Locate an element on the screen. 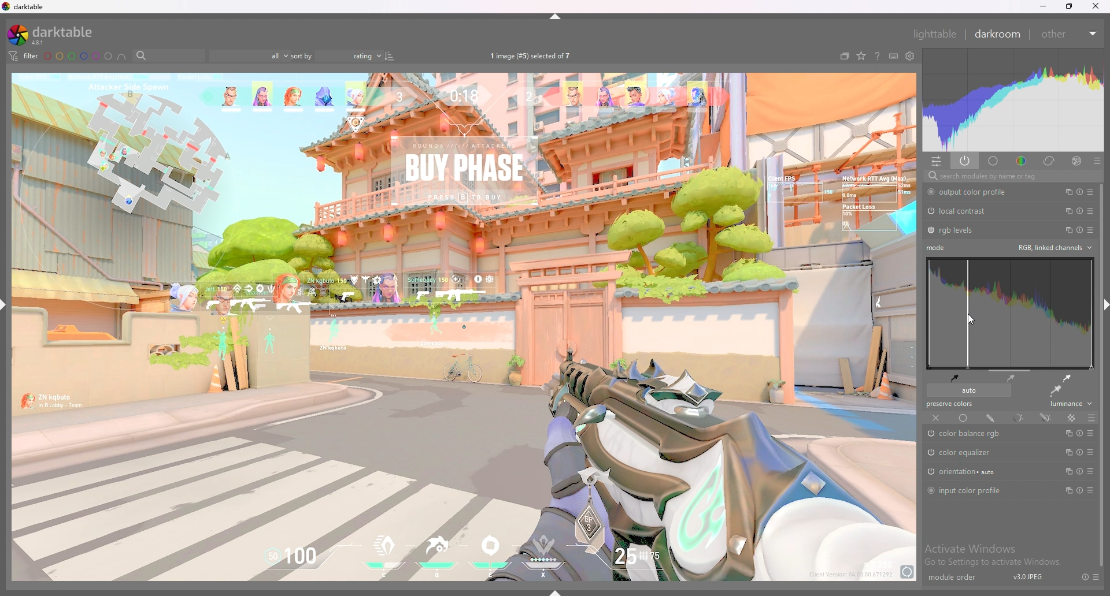  close is located at coordinates (1096, 6).